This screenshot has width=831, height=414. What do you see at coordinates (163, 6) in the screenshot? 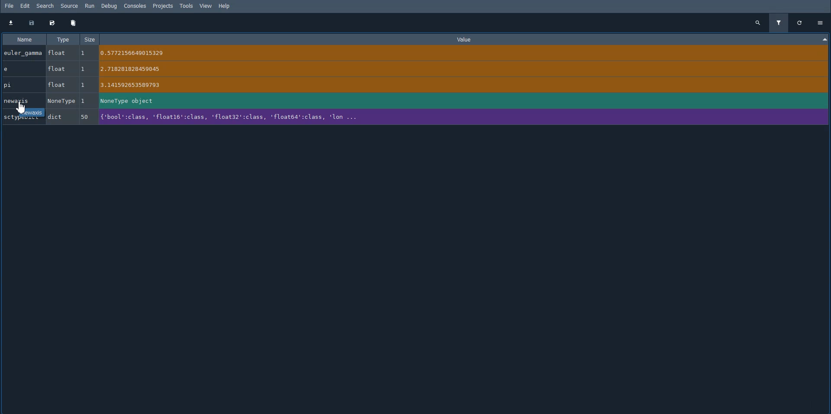
I see `Projects` at bounding box center [163, 6].